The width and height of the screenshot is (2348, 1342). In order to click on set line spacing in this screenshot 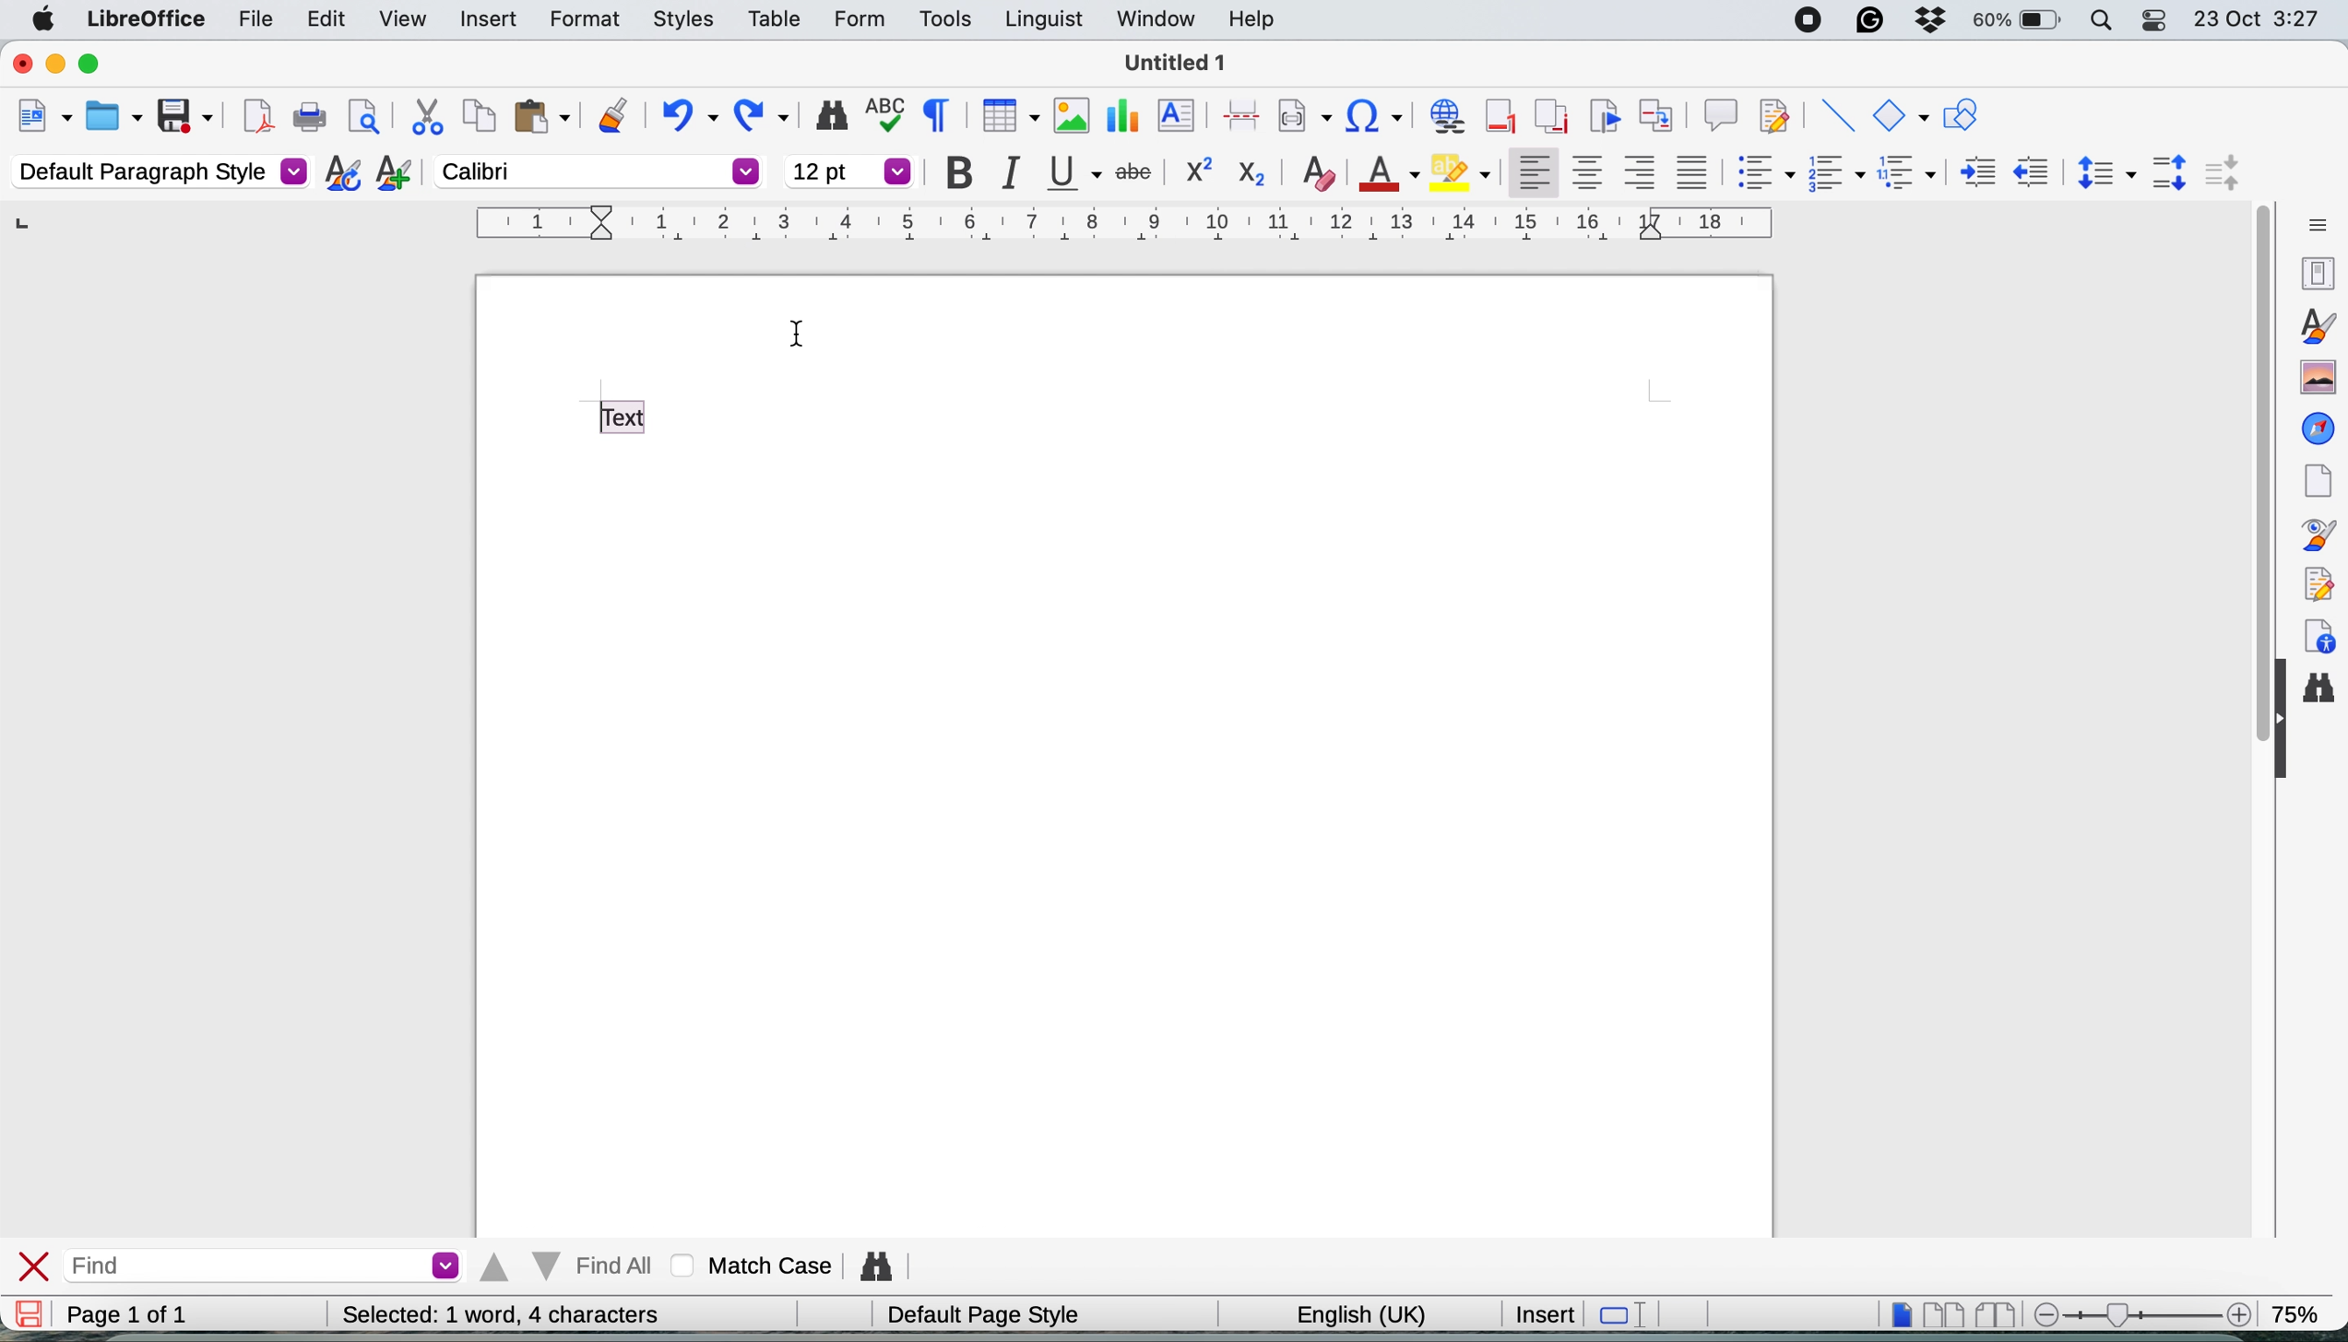, I will do `click(2103, 172)`.